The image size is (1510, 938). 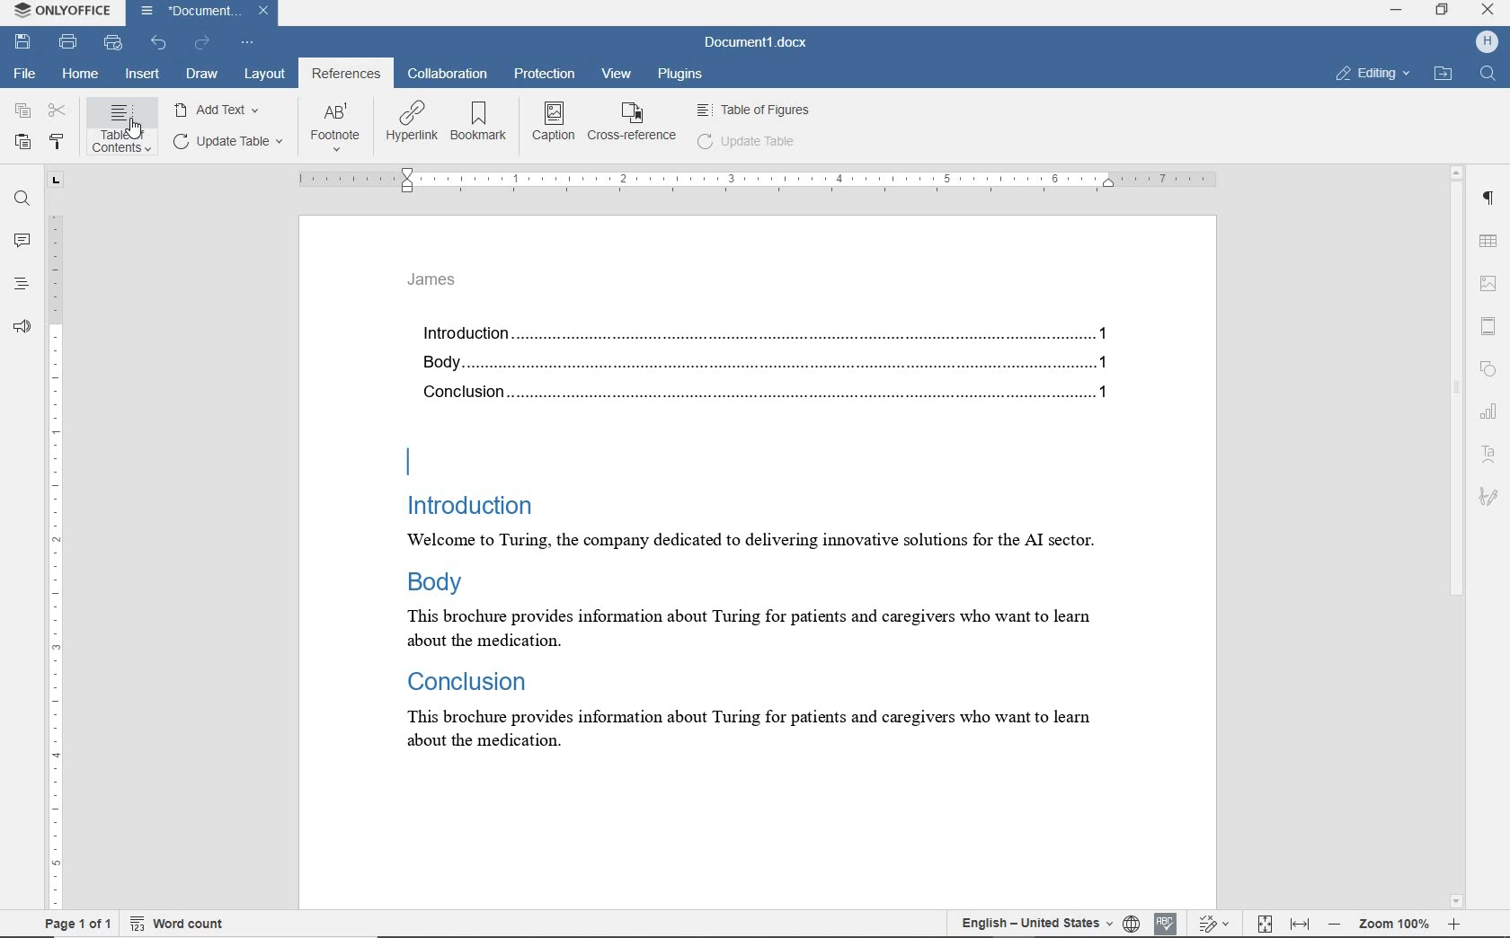 What do you see at coordinates (80, 75) in the screenshot?
I see `home` at bounding box center [80, 75].